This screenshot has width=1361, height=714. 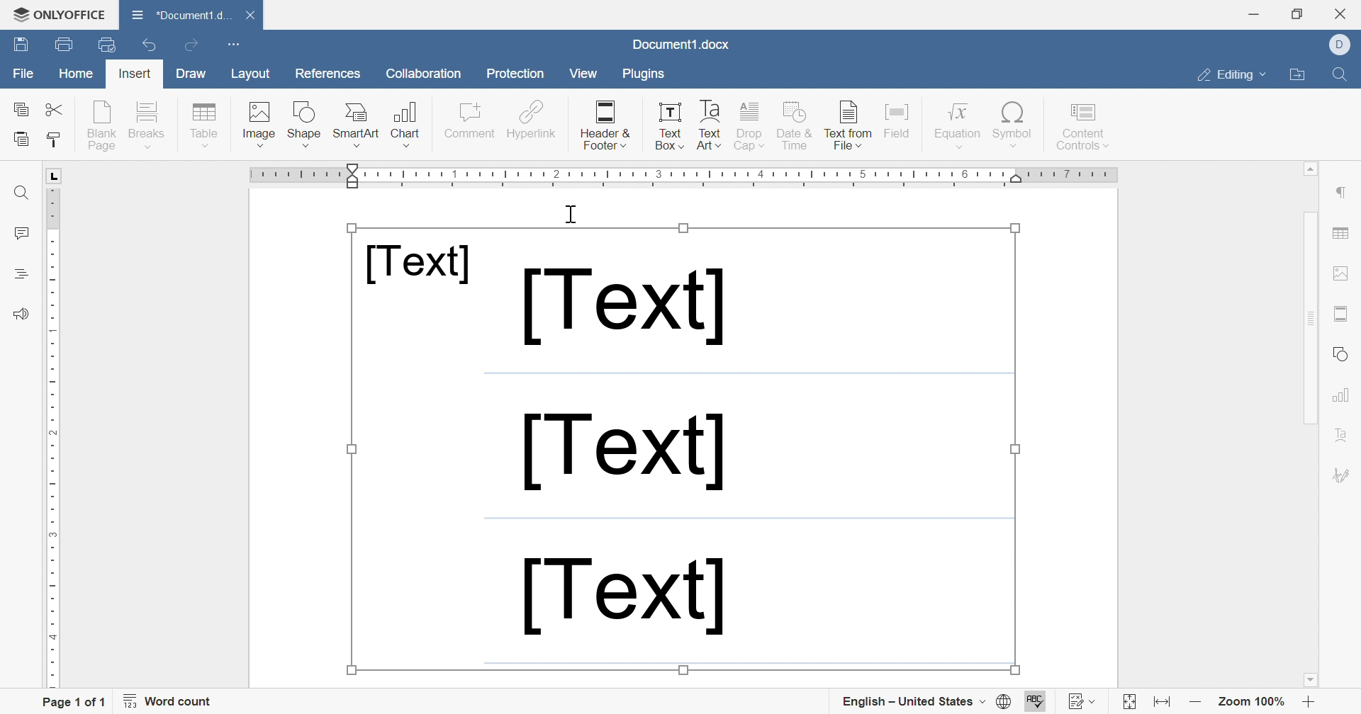 I want to click on English - United States, so click(x=912, y=701).